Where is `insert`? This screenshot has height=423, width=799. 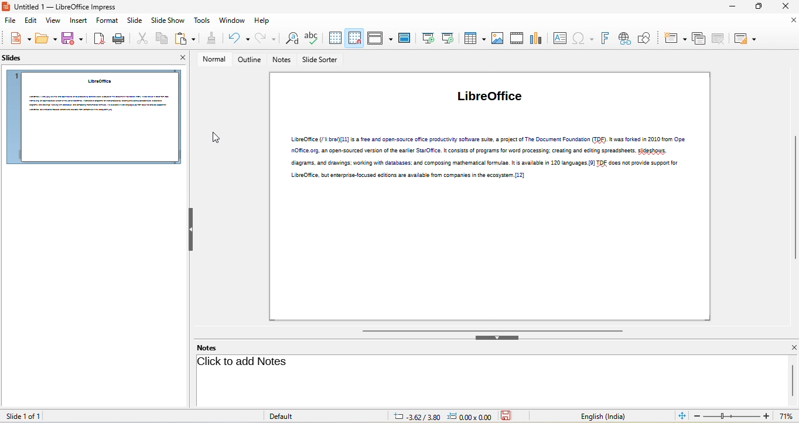 insert is located at coordinates (77, 21).